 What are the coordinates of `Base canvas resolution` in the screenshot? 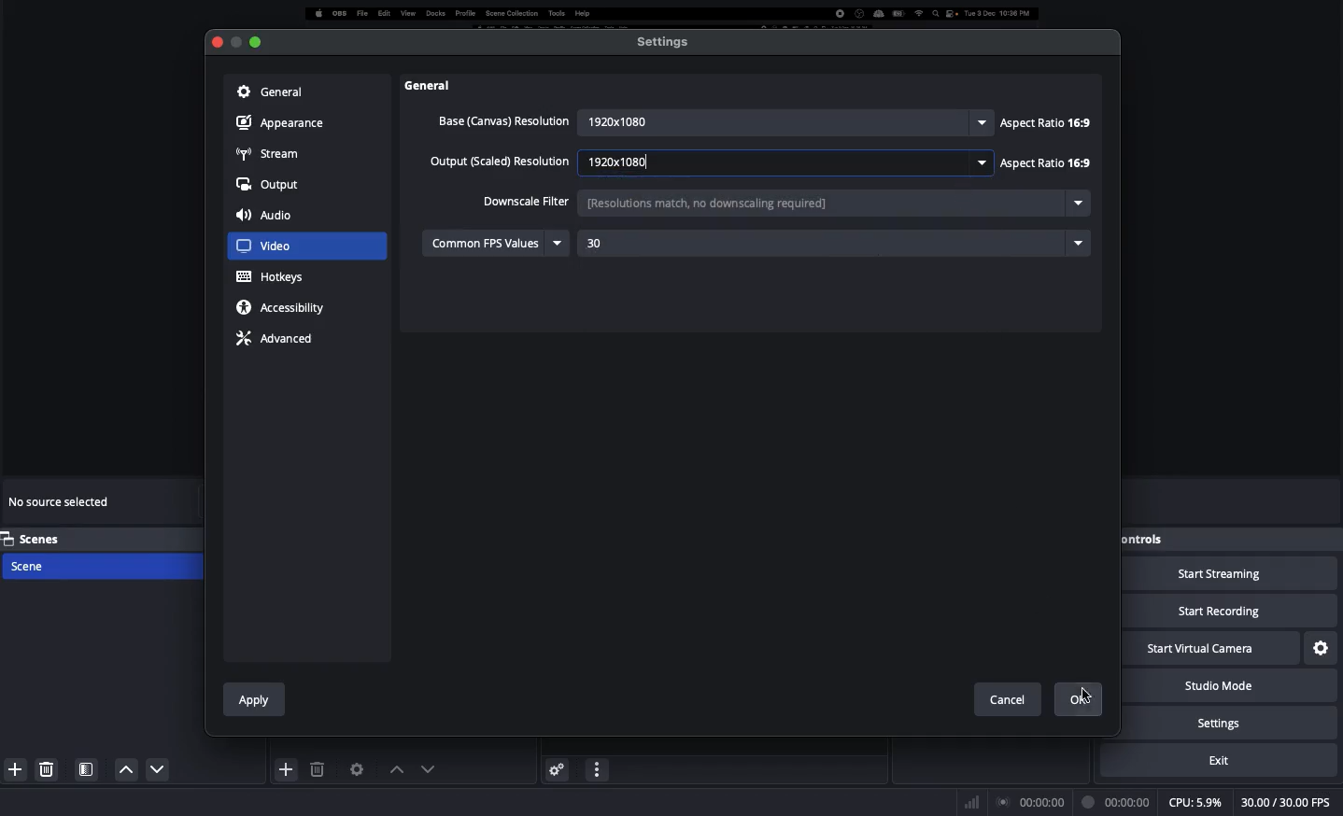 It's located at (502, 120).